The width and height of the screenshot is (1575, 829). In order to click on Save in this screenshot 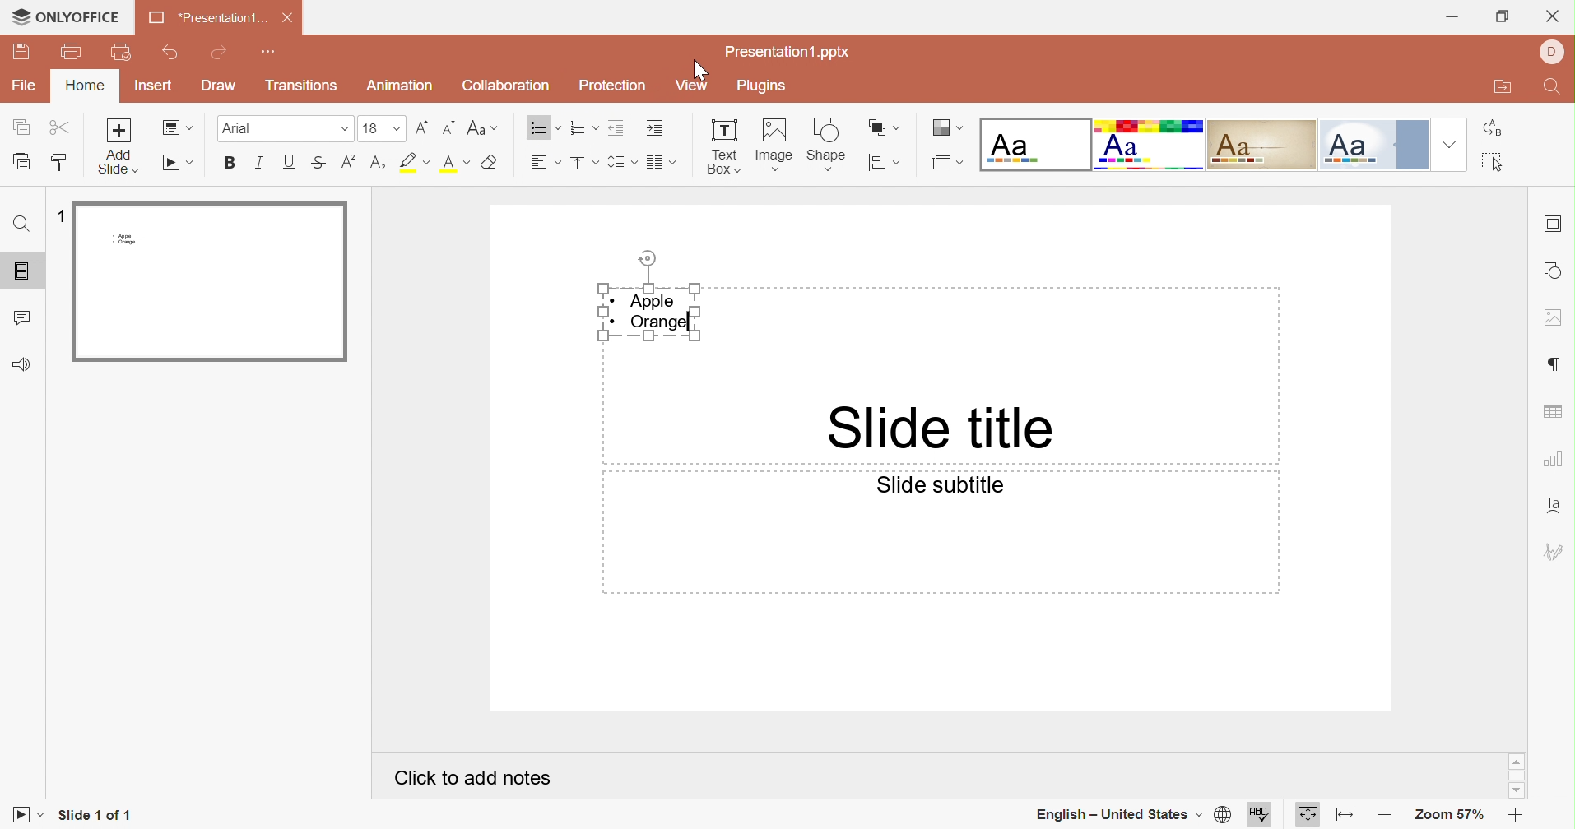, I will do `click(24, 50)`.